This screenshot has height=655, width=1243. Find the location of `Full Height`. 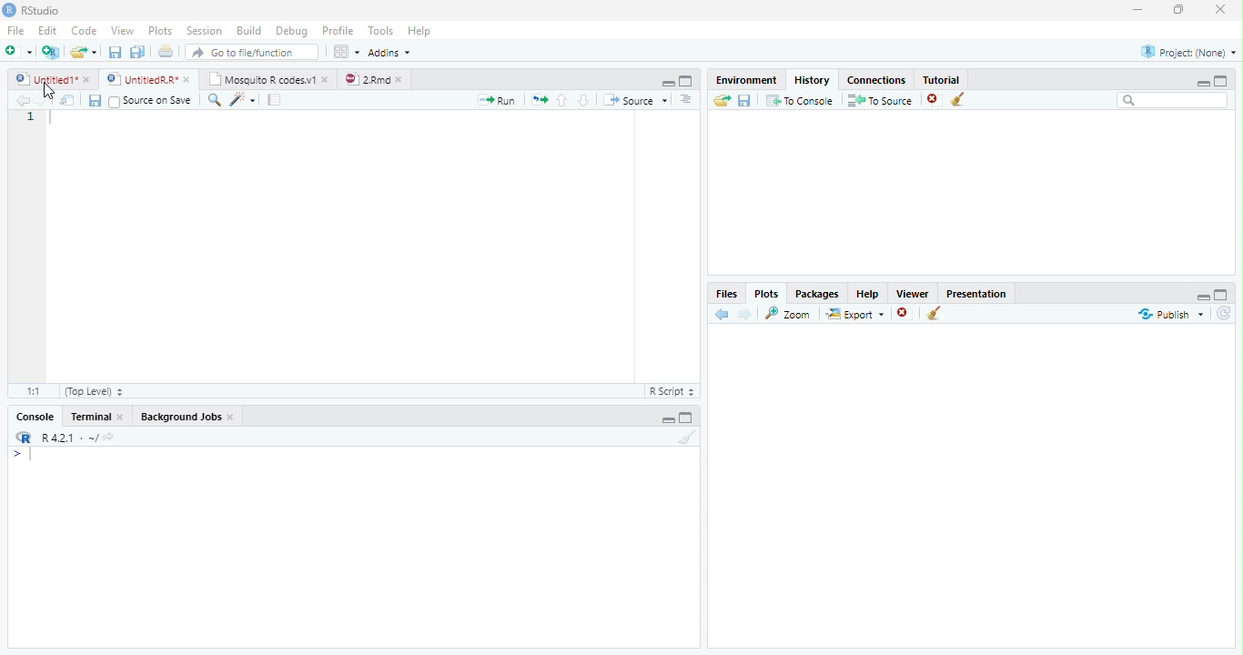

Full Height is located at coordinates (1223, 81).